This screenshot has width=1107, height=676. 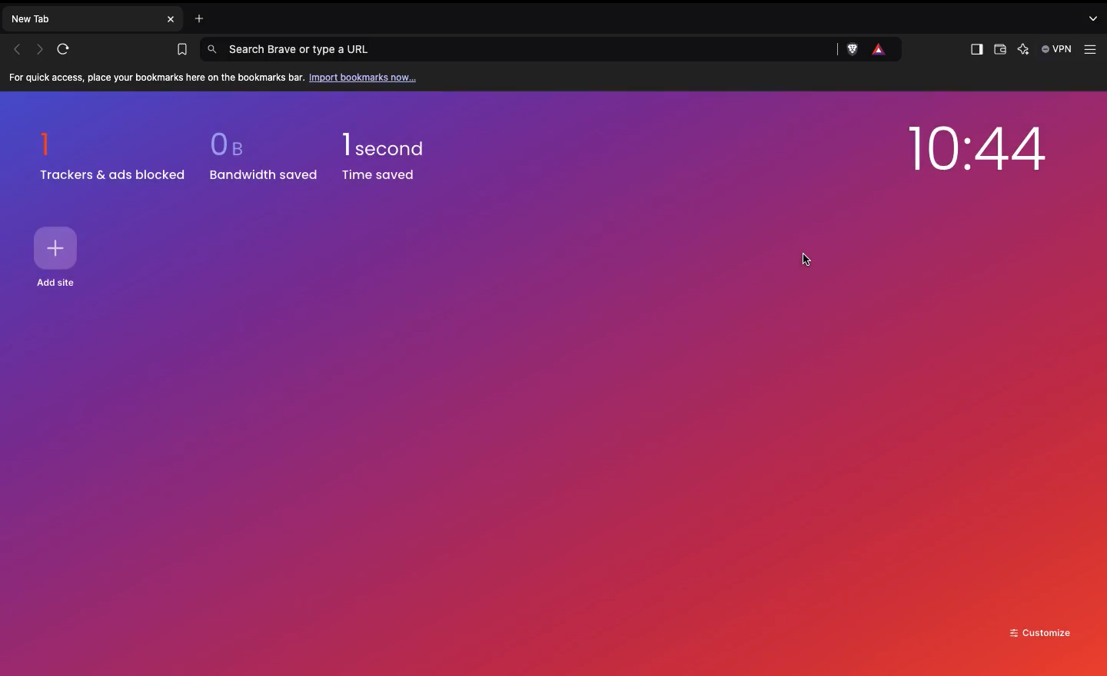 I want to click on Leo AI, so click(x=1022, y=51).